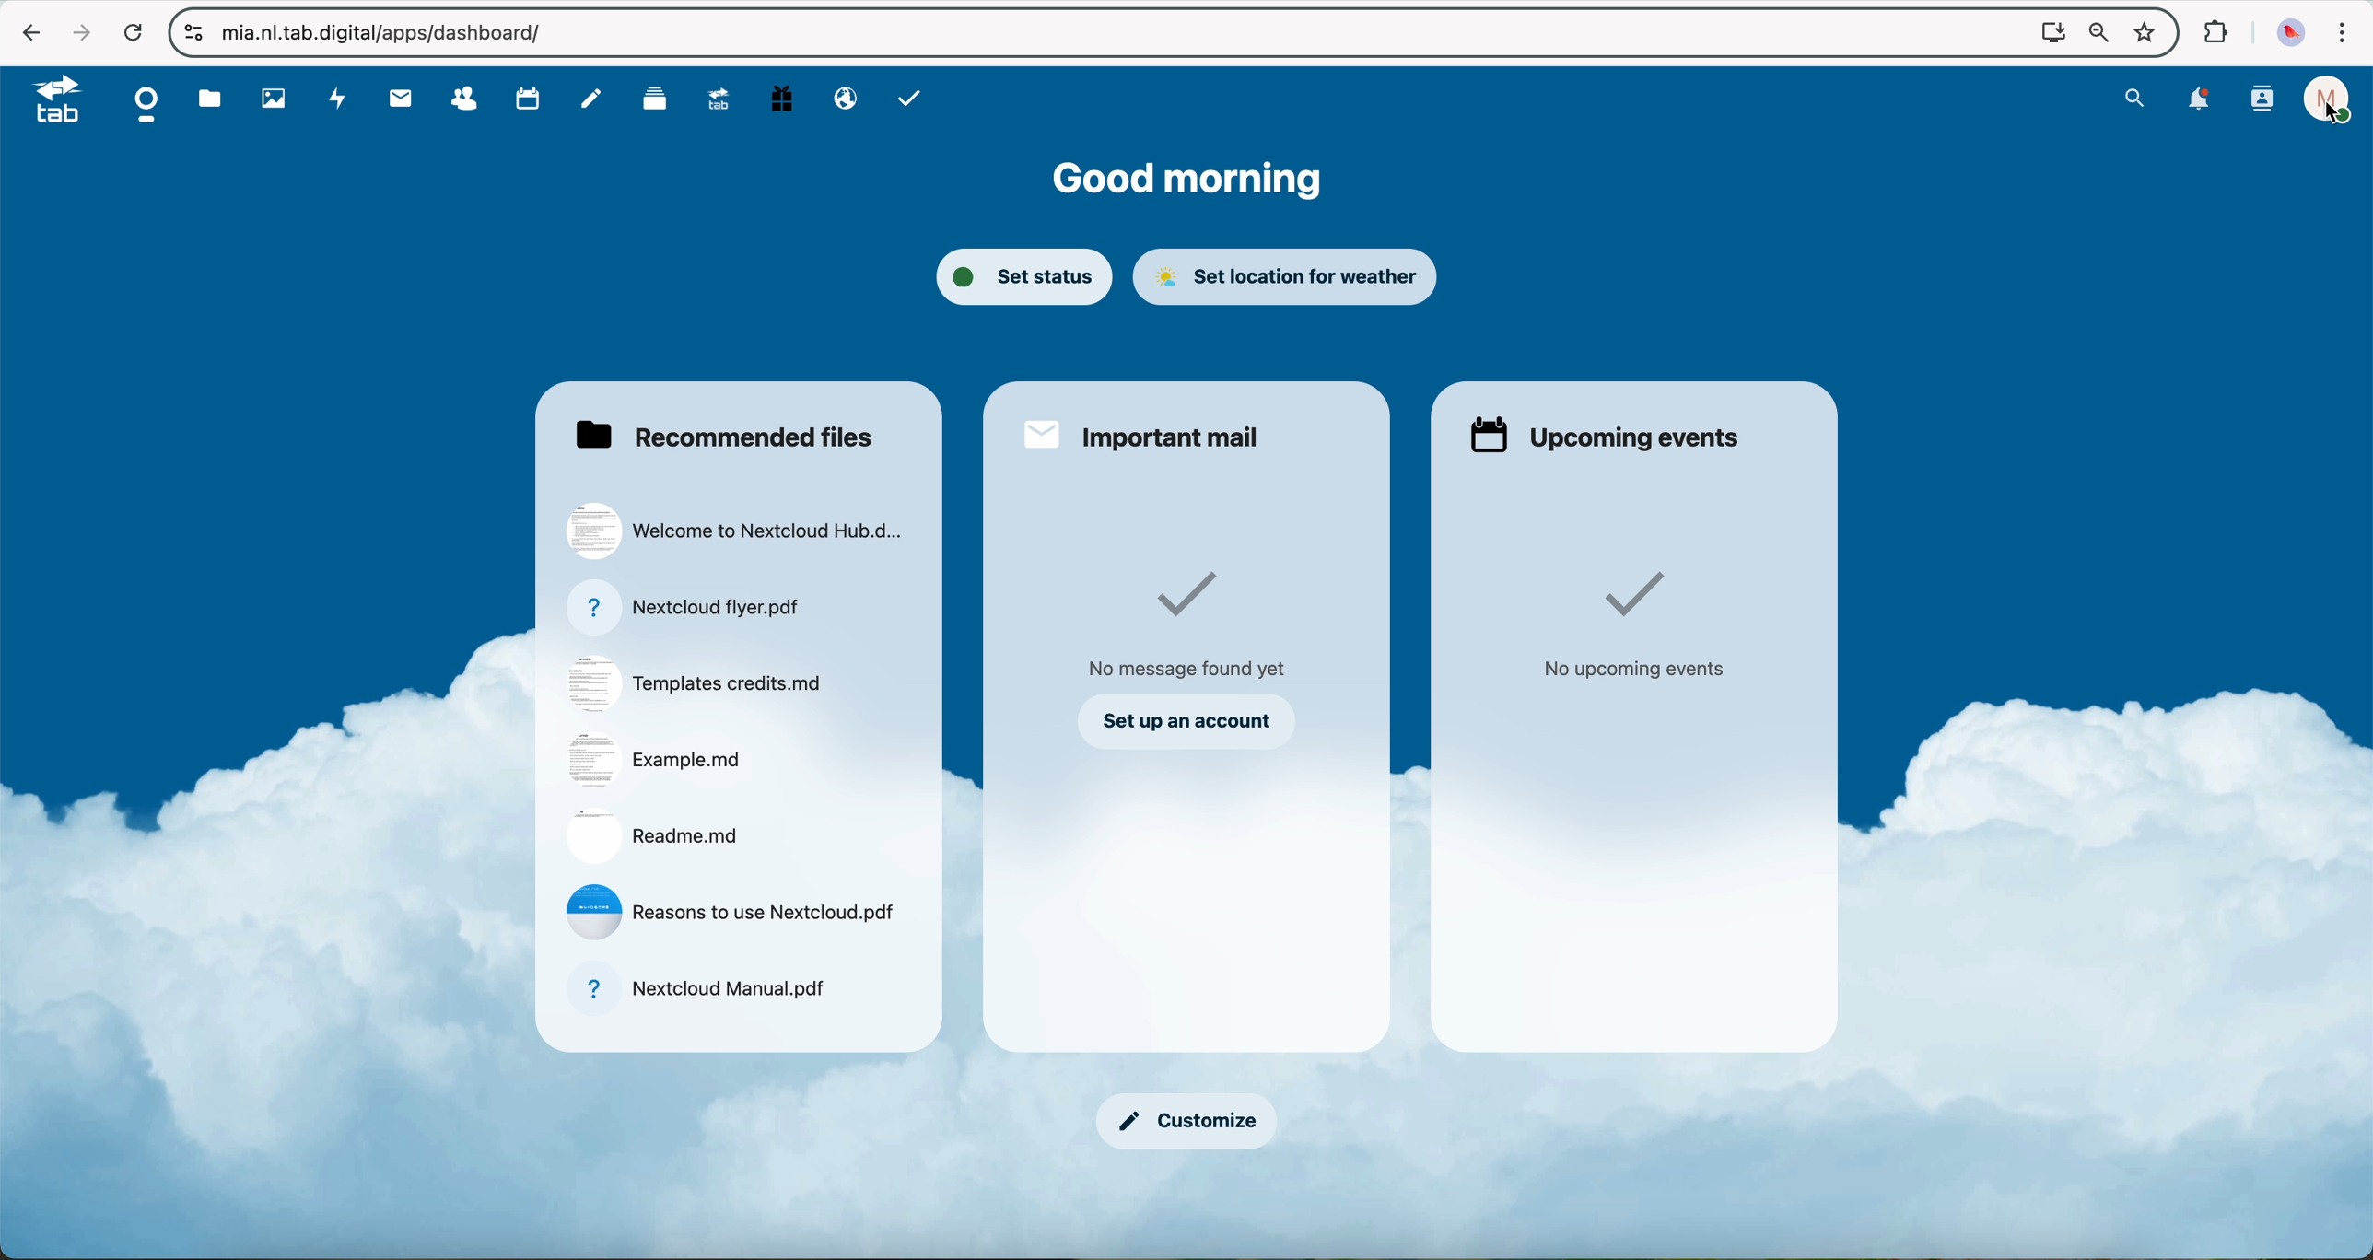  I want to click on file, so click(735, 528).